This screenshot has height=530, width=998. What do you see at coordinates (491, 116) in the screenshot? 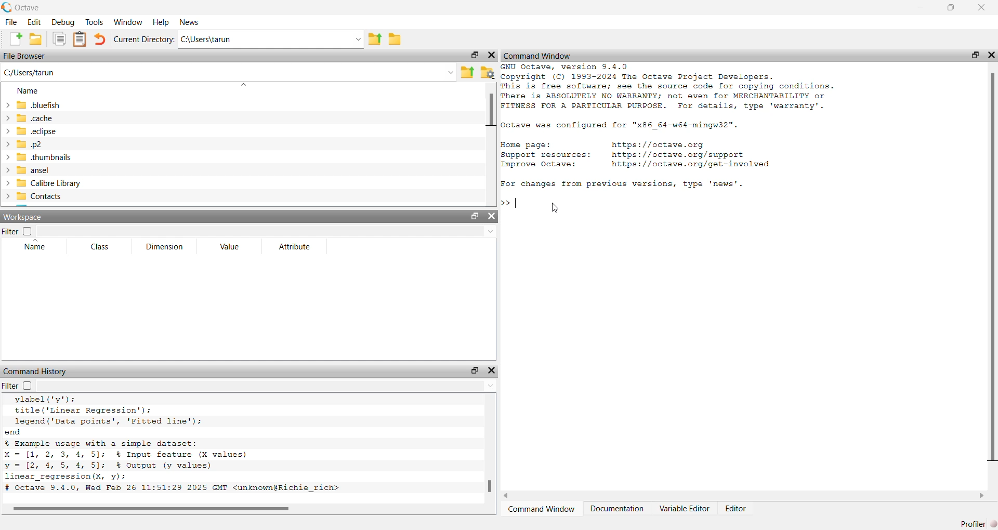
I see `scrollbar` at bounding box center [491, 116].